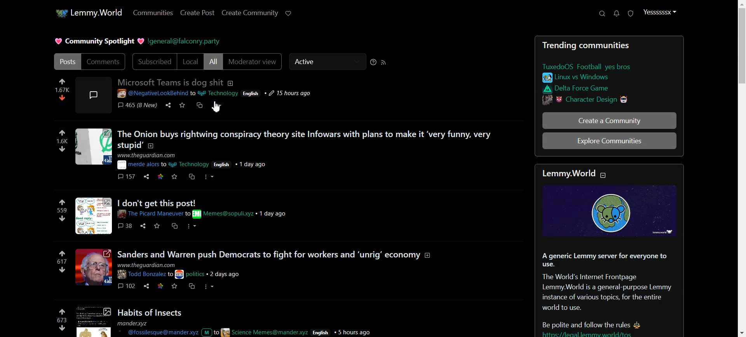 The image size is (746, 337). What do you see at coordinates (601, 14) in the screenshot?
I see `Support` at bounding box center [601, 14].